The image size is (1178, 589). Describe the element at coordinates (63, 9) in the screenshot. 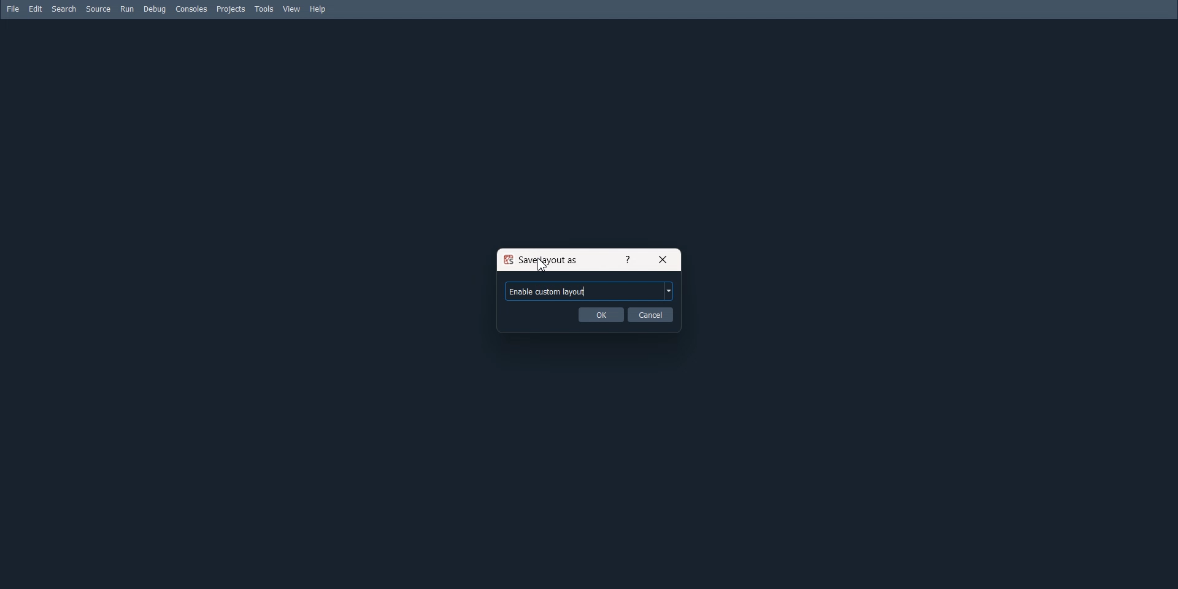

I see `Search` at that location.